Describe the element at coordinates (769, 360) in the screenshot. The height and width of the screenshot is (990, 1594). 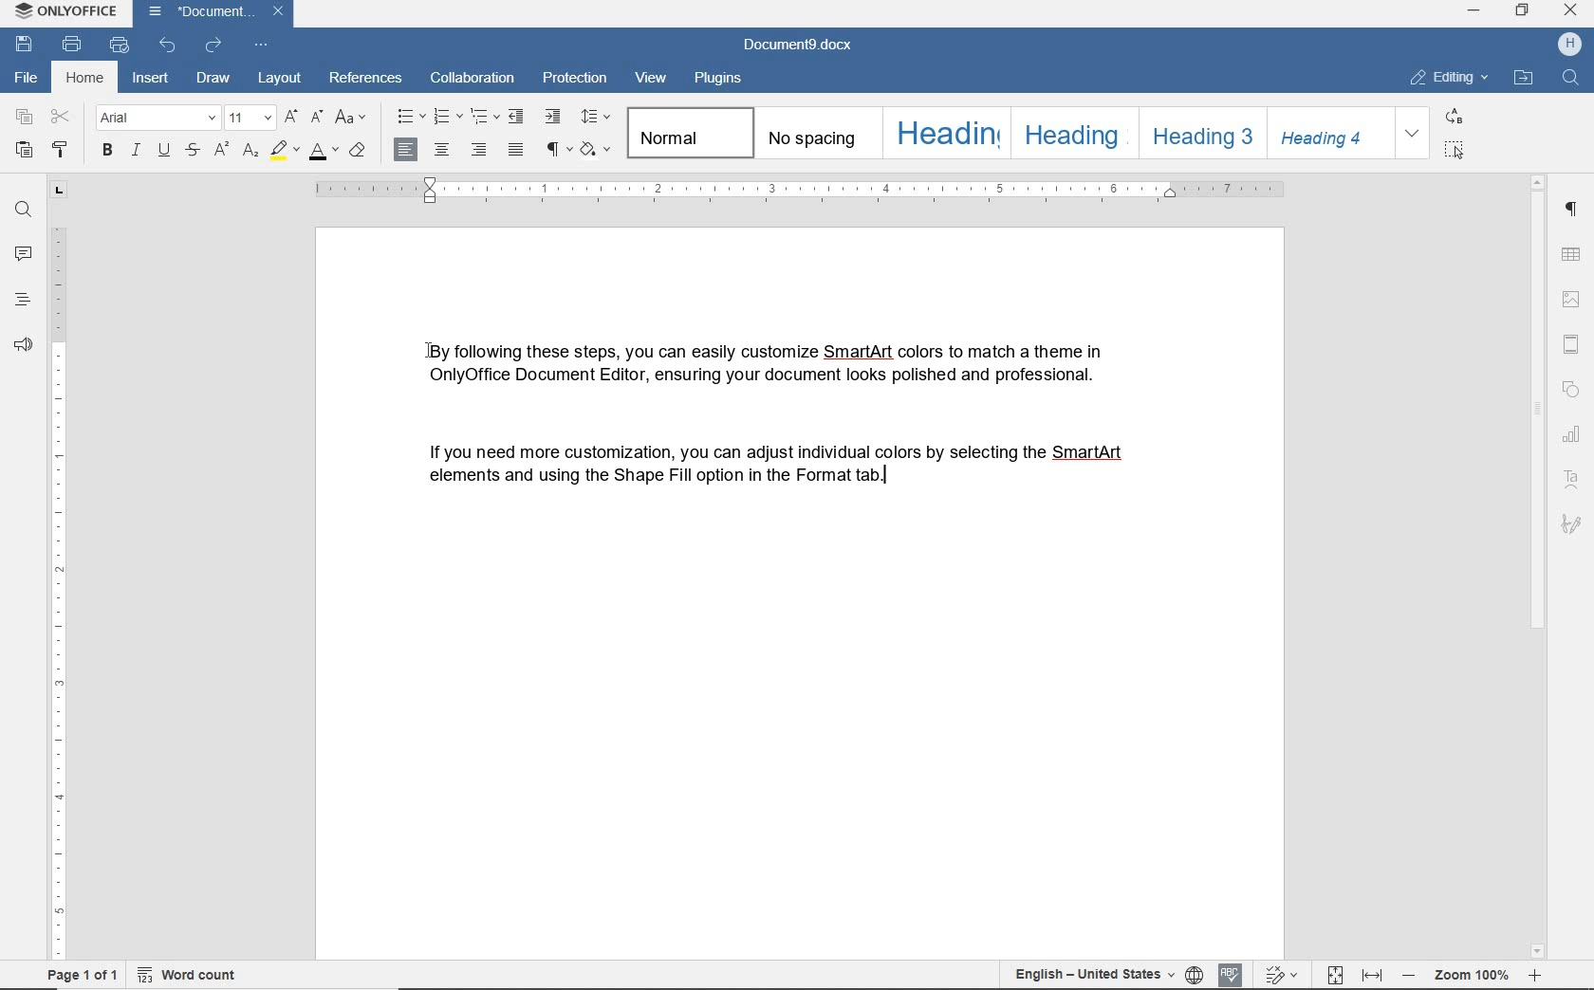
I see `text` at that location.